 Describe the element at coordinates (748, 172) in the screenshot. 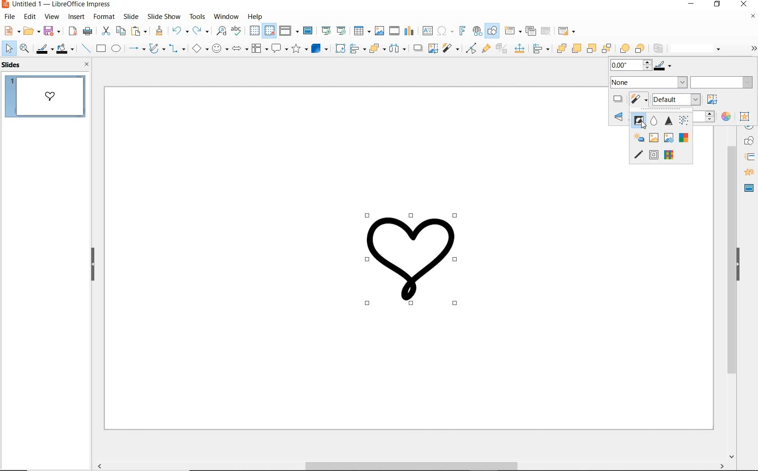

I see `` at that location.